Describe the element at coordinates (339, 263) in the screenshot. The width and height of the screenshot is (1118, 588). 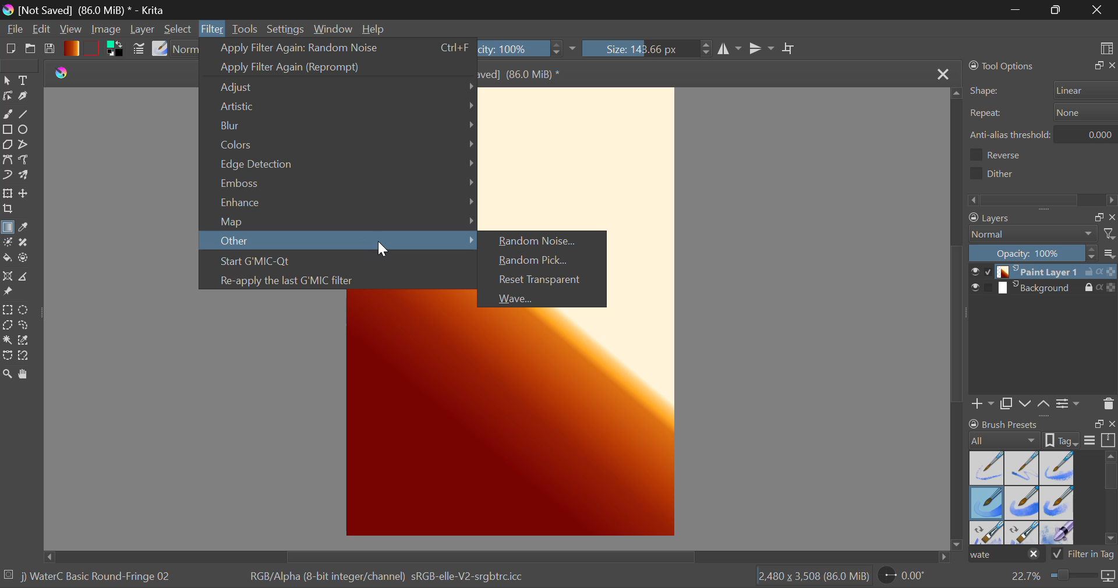
I see `Start GMIC-Qt` at that location.